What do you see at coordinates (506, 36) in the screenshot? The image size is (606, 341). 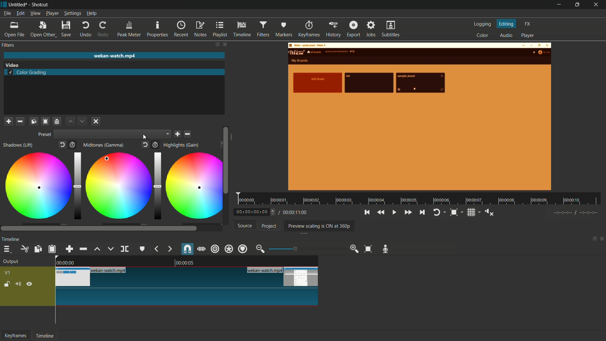 I see `audio` at bounding box center [506, 36].